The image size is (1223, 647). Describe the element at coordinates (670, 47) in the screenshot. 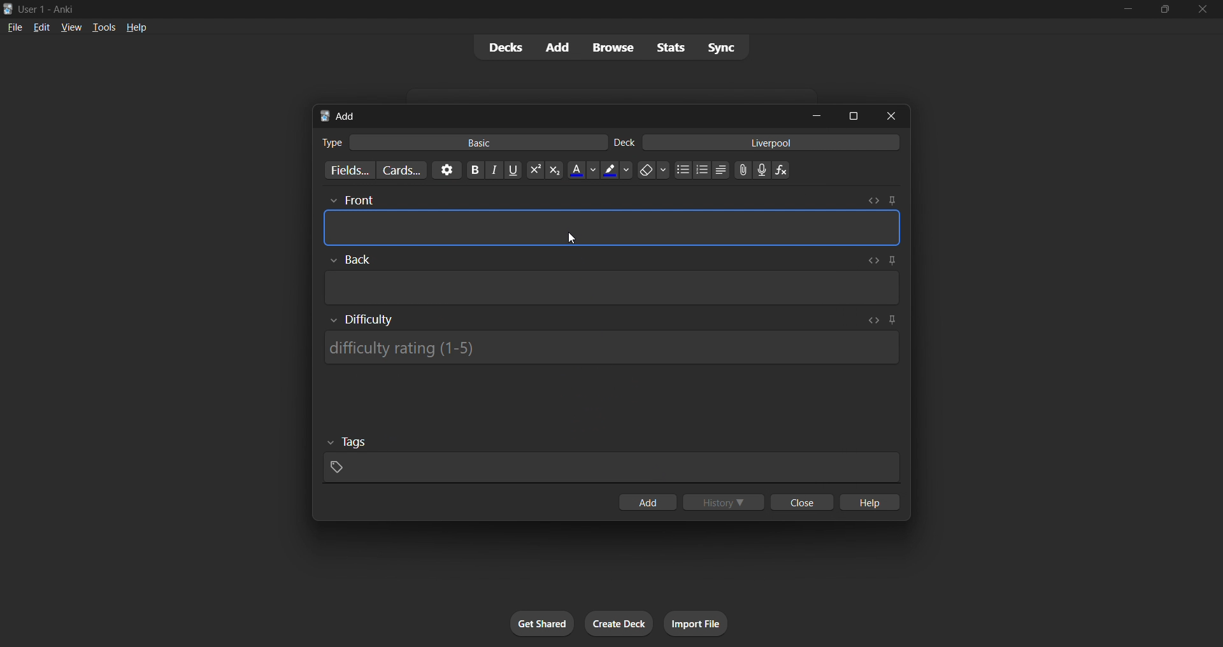

I see `stats` at that location.